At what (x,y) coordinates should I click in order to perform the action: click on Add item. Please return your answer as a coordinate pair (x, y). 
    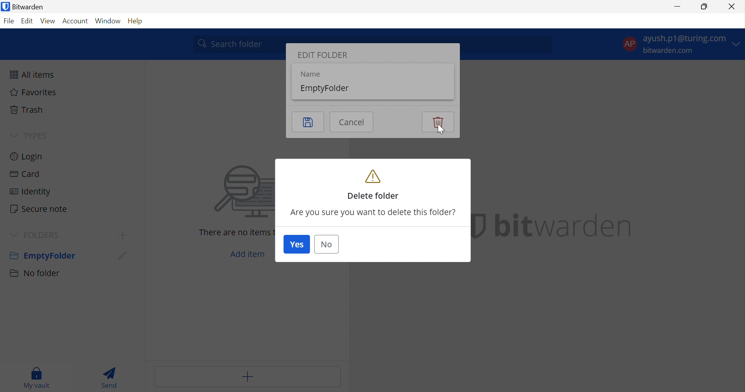
    Looking at the image, I should click on (248, 255).